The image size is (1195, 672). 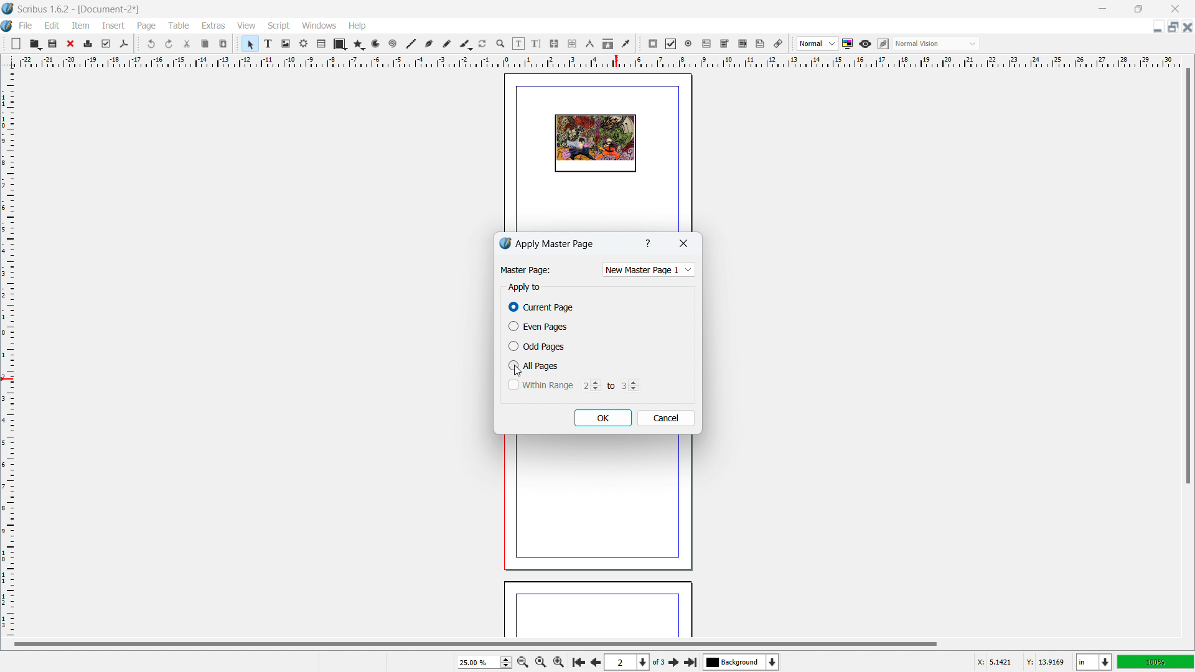 I want to click on new master page selected, so click(x=654, y=268).